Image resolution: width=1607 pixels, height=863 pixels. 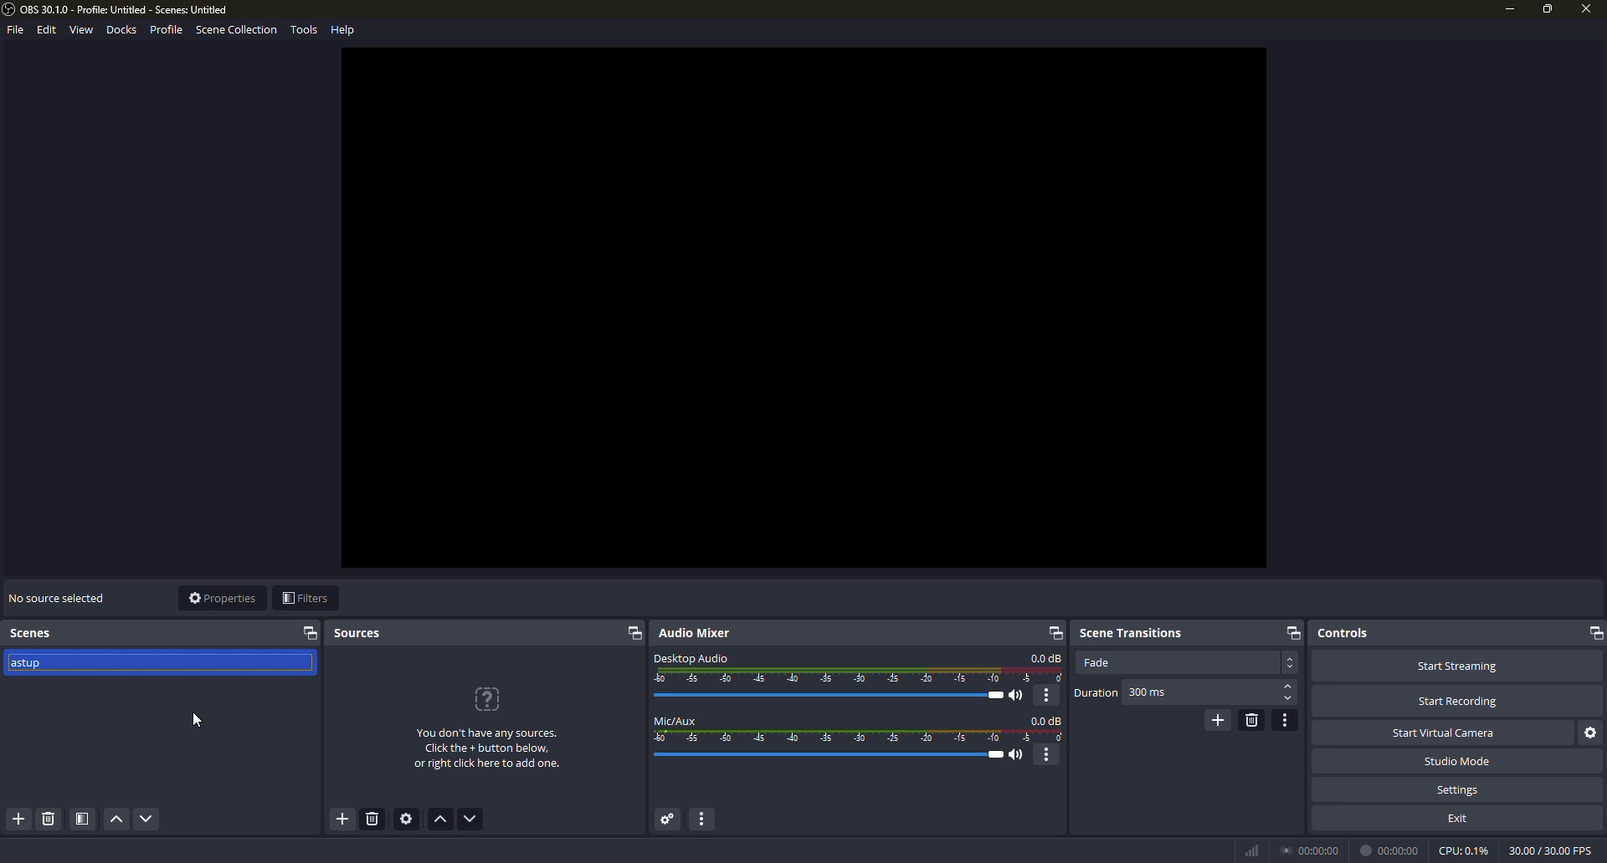 I want to click on scene collection, so click(x=236, y=32).